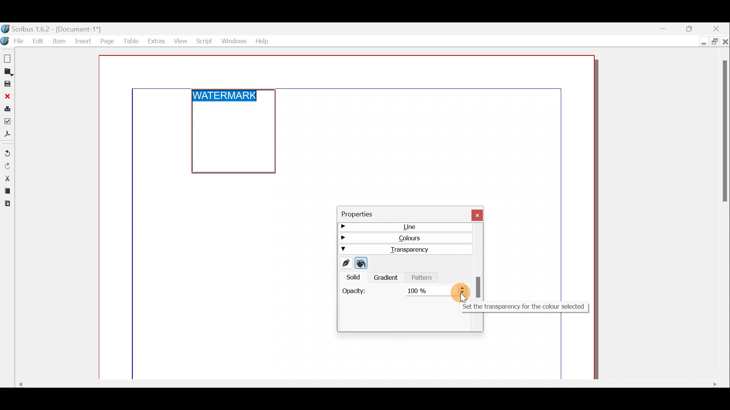 This screenshot has height=410, width=730. Describe the element at coordinates (701, 42) in the screenshot. I see `Minimise` at that location.